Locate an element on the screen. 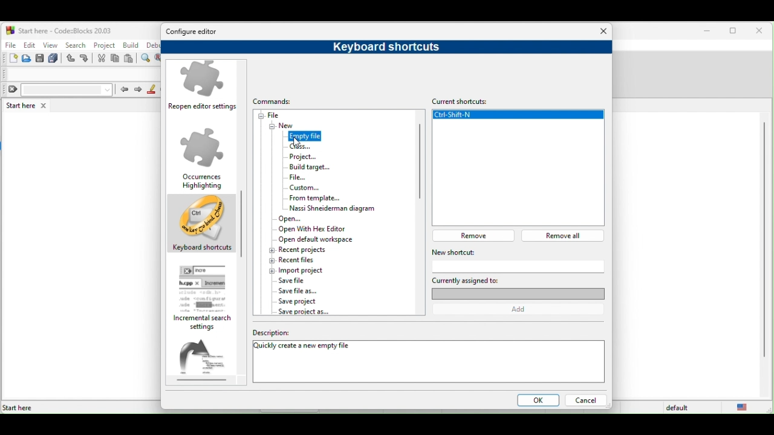 The image size is (774, 435). ok is located at coordinates (536, 401).